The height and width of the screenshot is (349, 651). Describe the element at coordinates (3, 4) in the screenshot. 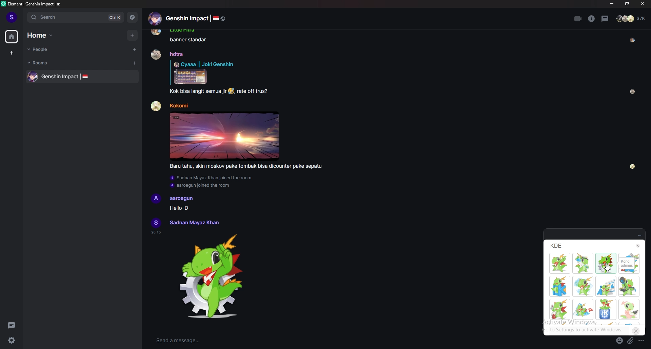

I see `Software logo` at that location.